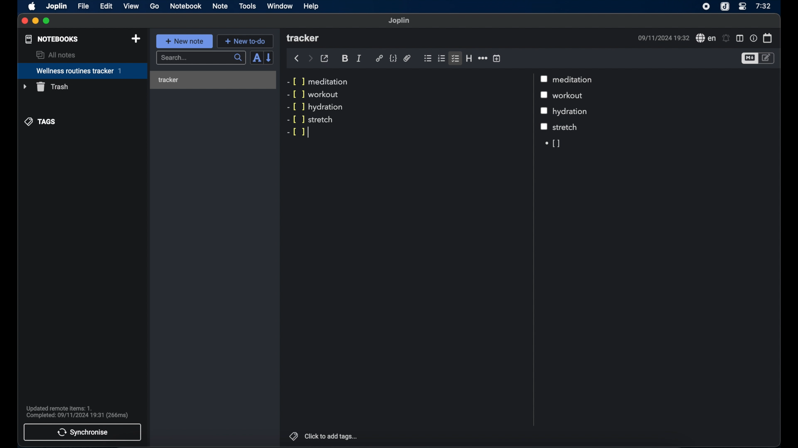 The height and width of the screenshot is (448, 798). Describe the element at coordinates (768, 38) in the screenshot. I see `calendar` at that location.